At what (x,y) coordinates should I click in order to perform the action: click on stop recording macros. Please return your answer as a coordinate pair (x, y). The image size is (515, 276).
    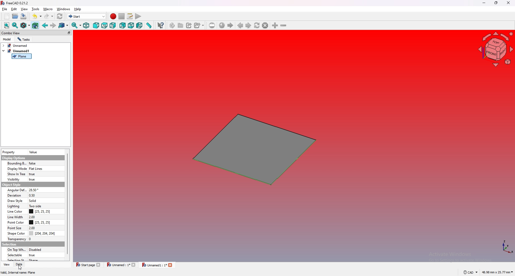
    Looking at the image, I should click on (122, 16).